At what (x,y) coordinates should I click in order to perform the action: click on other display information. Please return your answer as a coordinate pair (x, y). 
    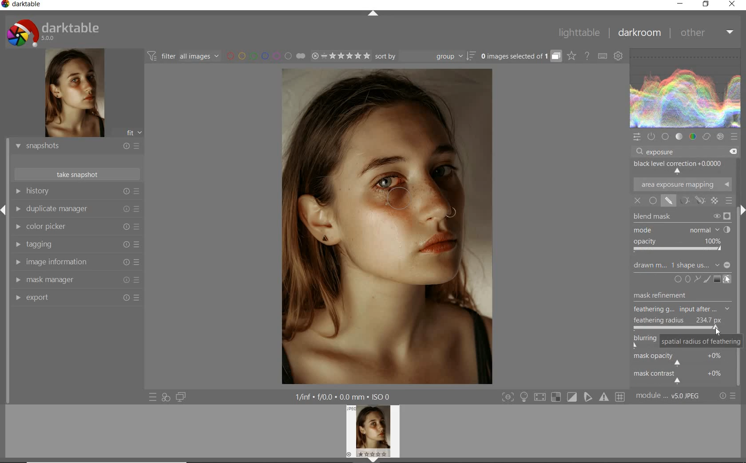
    Looking at the image, I should click on (344, 396).